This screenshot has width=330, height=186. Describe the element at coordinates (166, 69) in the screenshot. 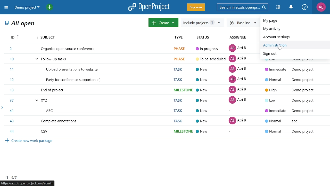

I see `task titled "Updated presentations to website"` at that location.